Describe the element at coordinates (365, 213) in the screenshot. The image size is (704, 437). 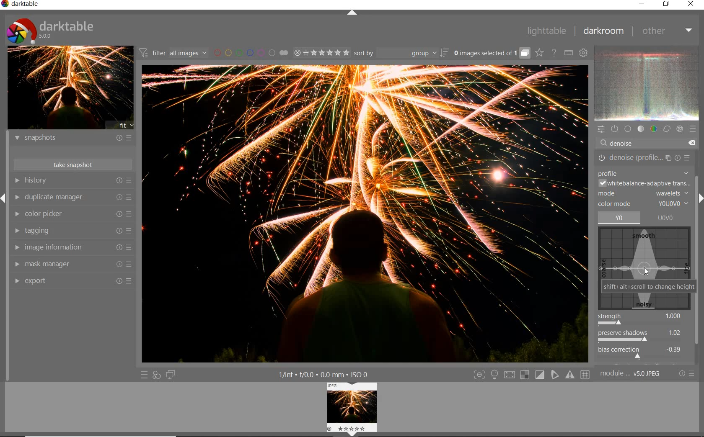
I see `selected image` at that location.